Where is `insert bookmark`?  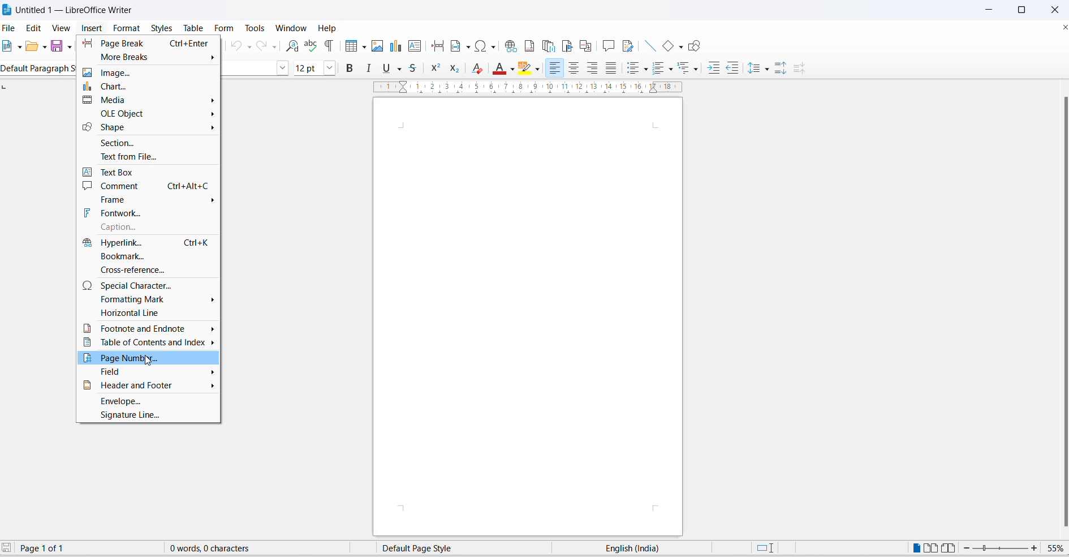 insert bookmark is located at coordinates (566, 46).